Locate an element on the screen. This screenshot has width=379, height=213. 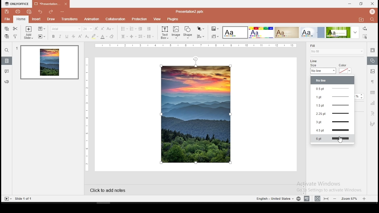
bold is located at coordinates (53, 36).